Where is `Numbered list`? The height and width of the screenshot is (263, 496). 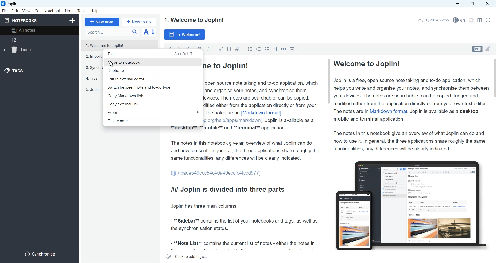 Numbered list is located at coordinates (258, 49).